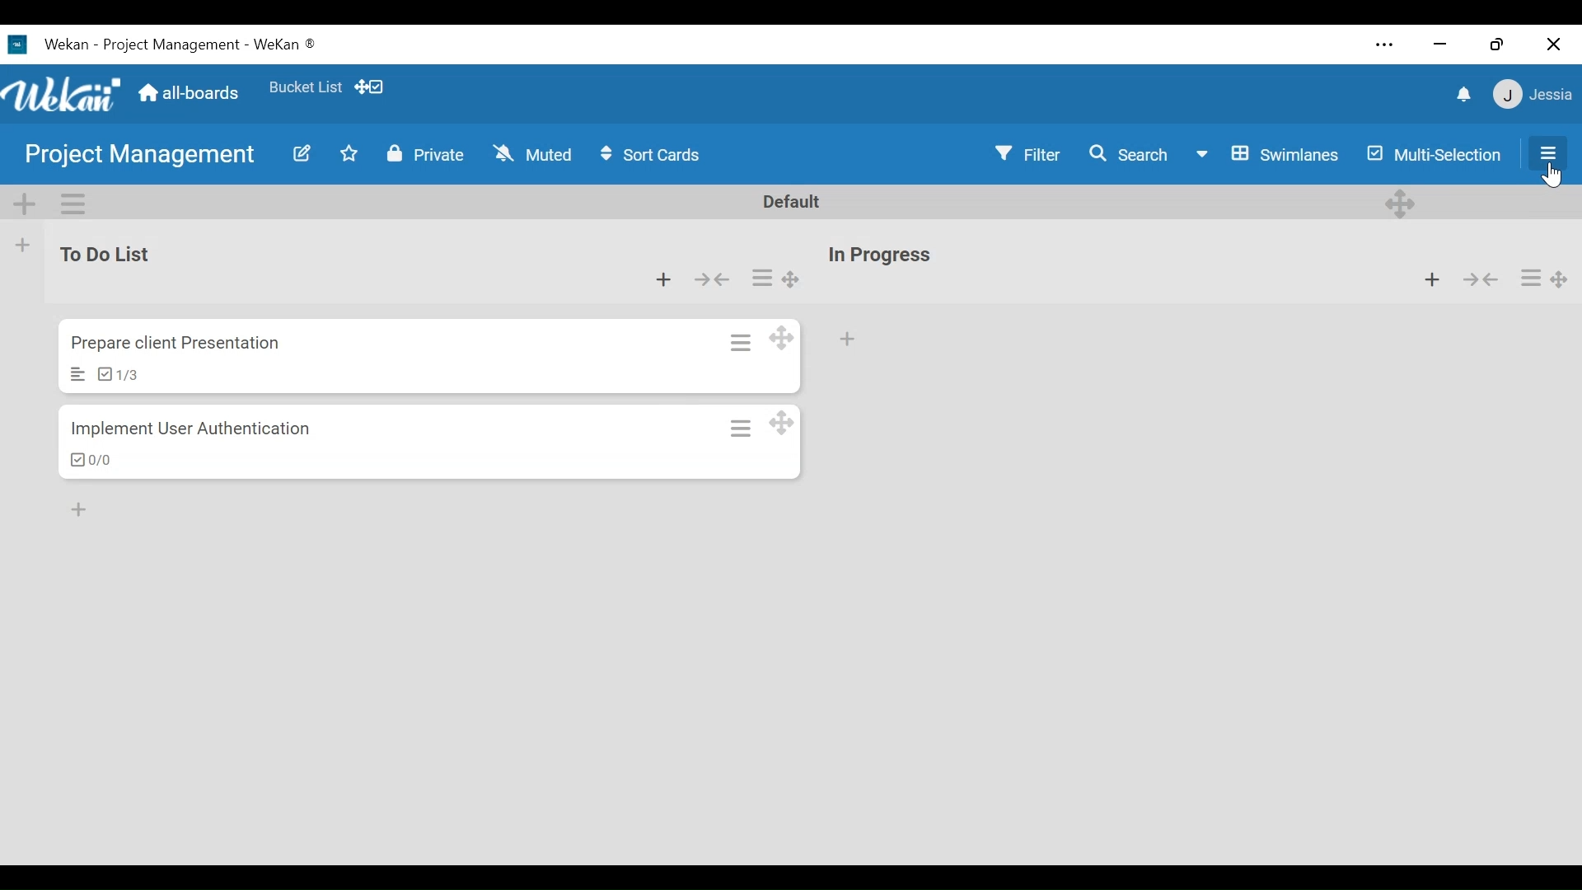  Describe the element at coordinates (77, 374) in the screenshot. I see `Description` at that location.